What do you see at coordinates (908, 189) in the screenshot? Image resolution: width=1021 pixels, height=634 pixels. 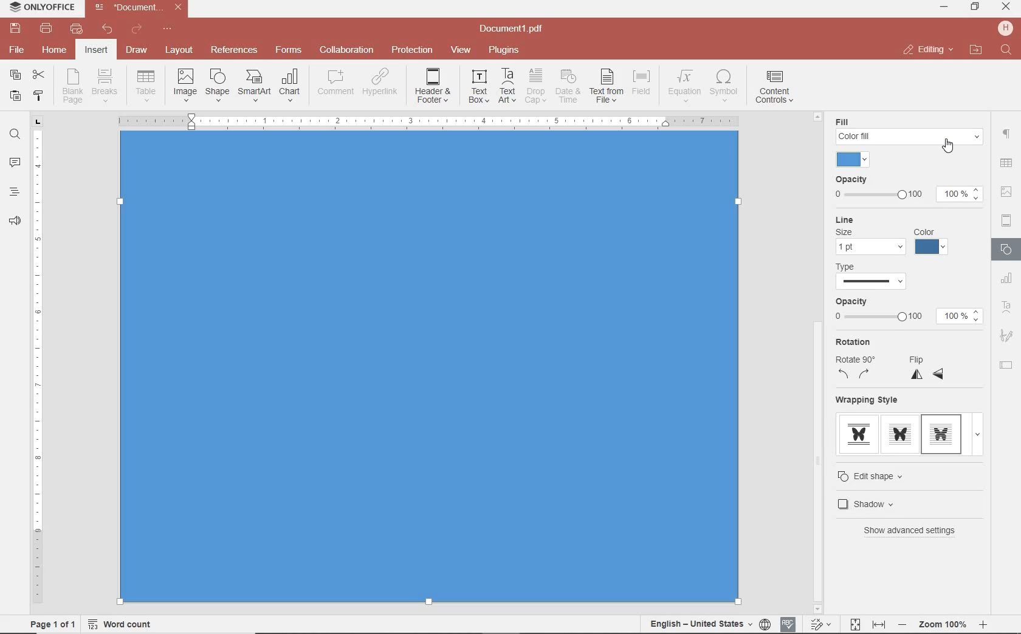 I see `OPACITY SETTINGS` at bounding box center [908, 189].